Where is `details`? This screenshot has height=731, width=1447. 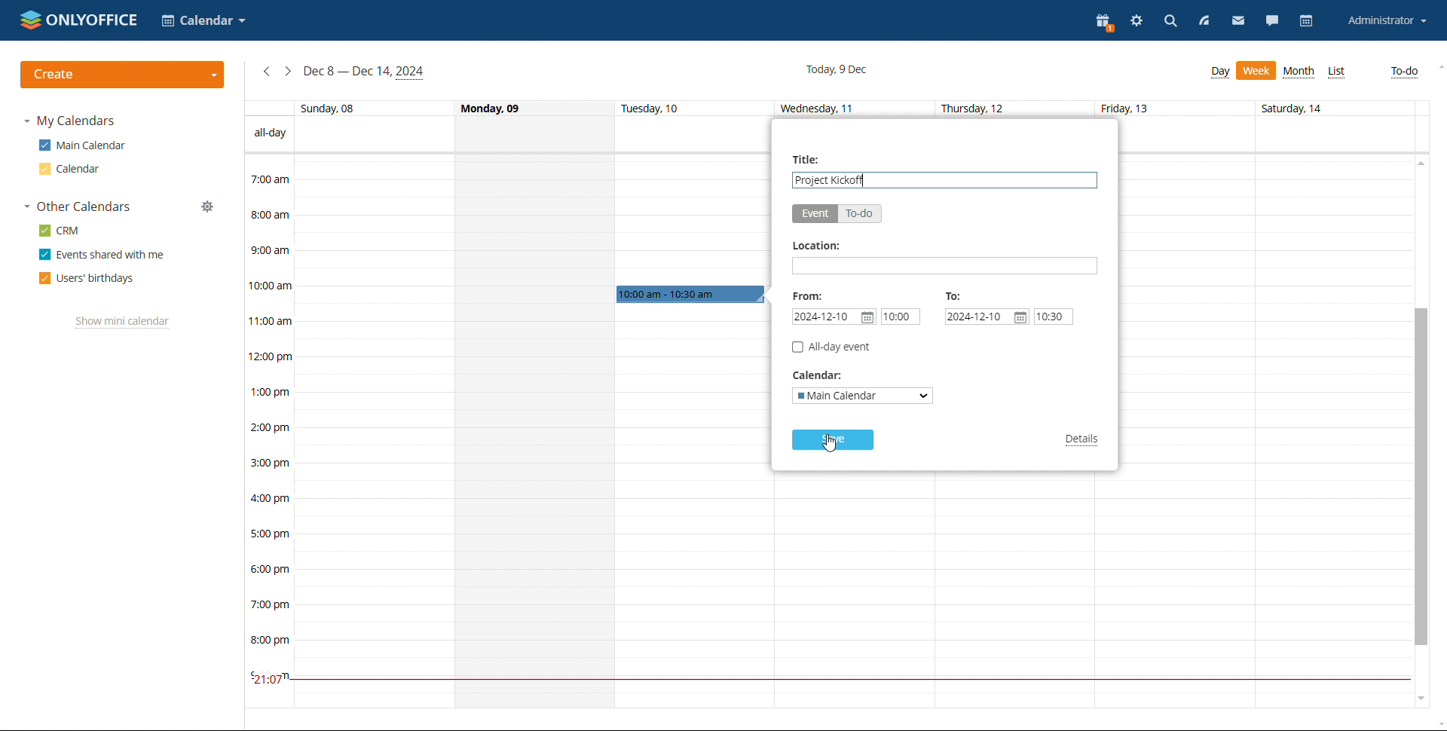 details is located at coordinates (1084, 441).